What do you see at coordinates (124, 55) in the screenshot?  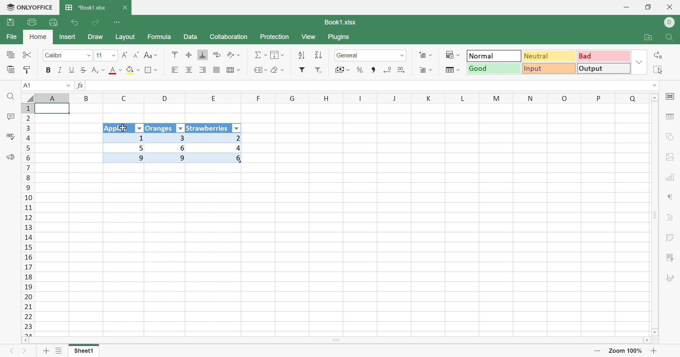 I see `Increment font size` at bounding box center [124, 55].